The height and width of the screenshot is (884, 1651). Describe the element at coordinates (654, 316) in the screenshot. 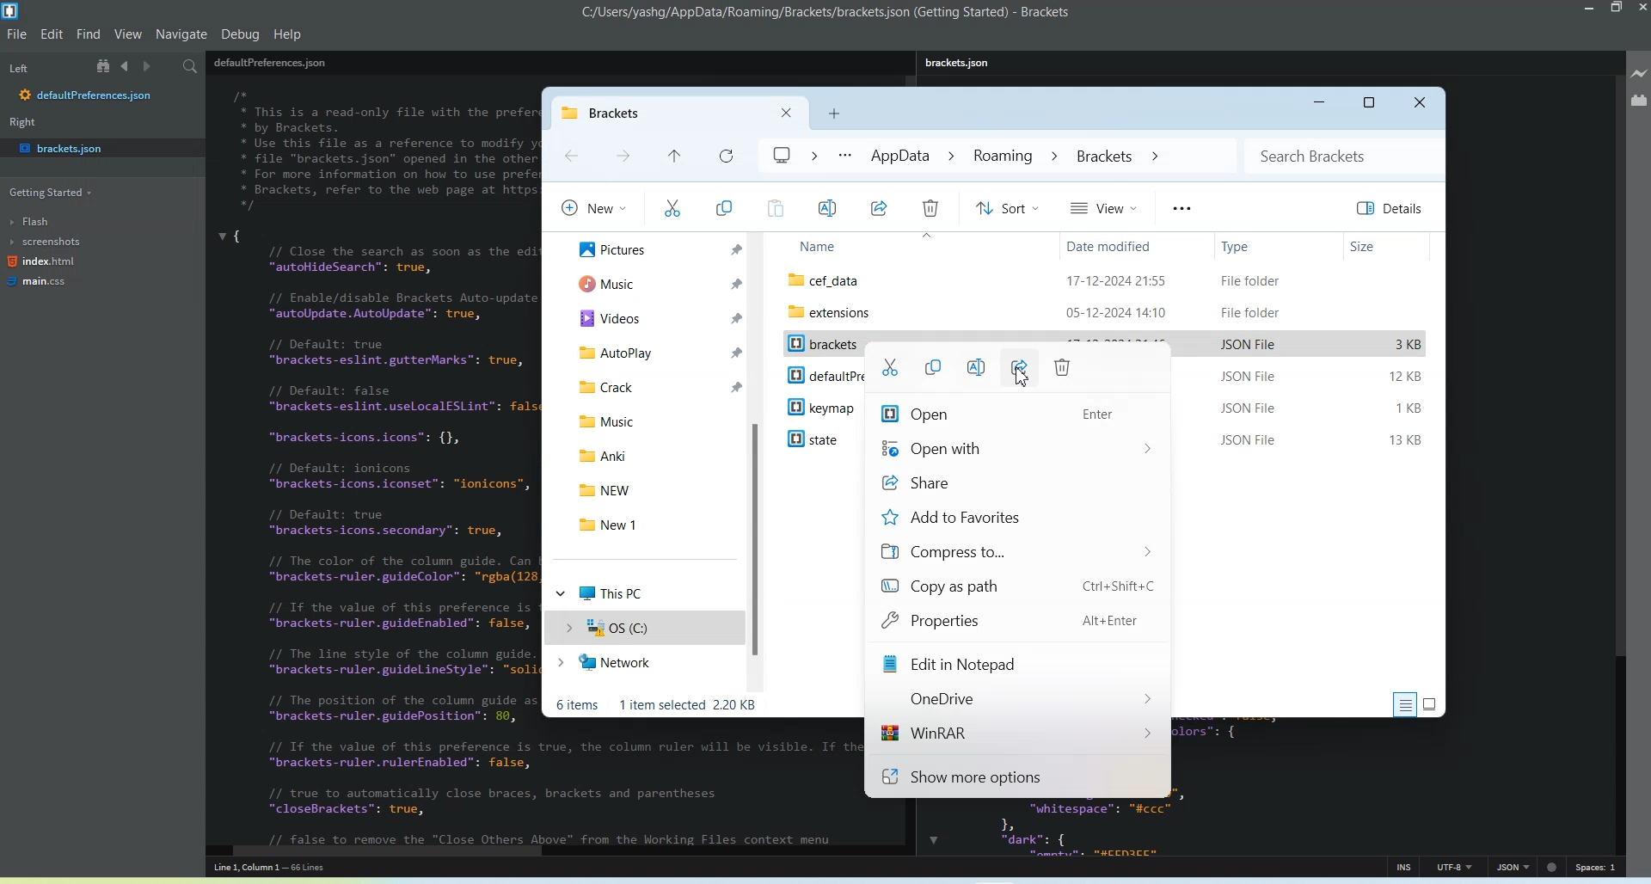

I see `Videos` at that location.